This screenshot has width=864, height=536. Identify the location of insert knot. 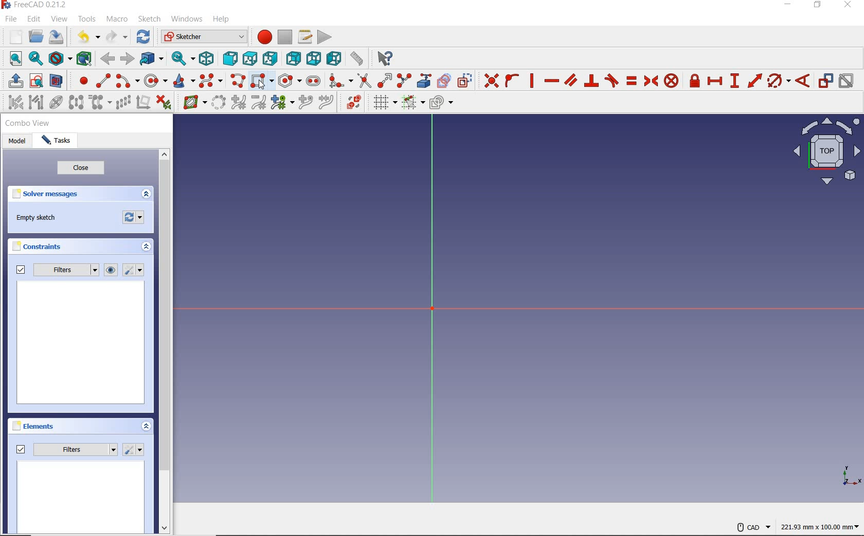
(307, 104).